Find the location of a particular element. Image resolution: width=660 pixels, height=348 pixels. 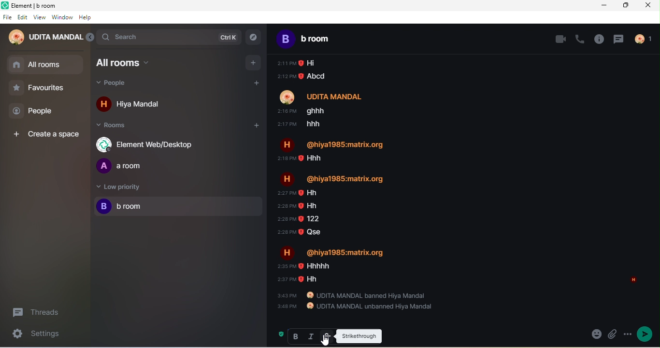

edit is located at coordinates (23, 17).